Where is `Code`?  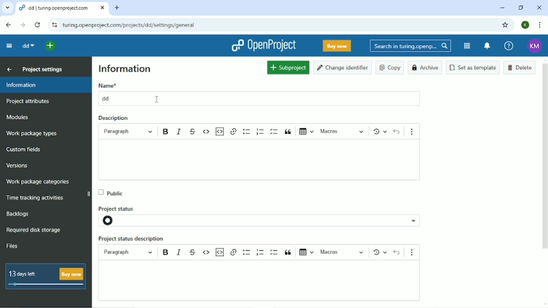 Code is located at coordinates (206, 132).